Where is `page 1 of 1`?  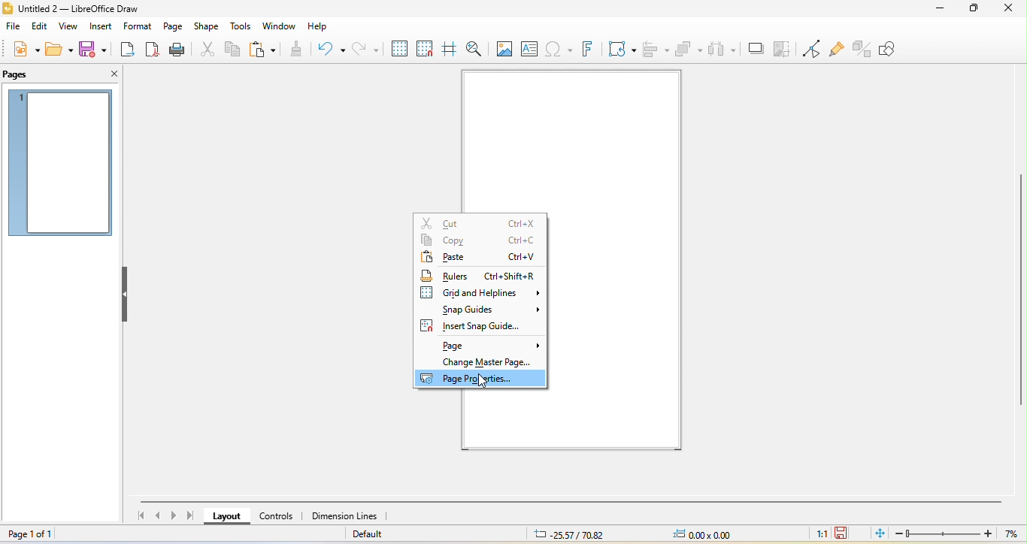
page 1 of 1 is located at coordinates (38, 534).